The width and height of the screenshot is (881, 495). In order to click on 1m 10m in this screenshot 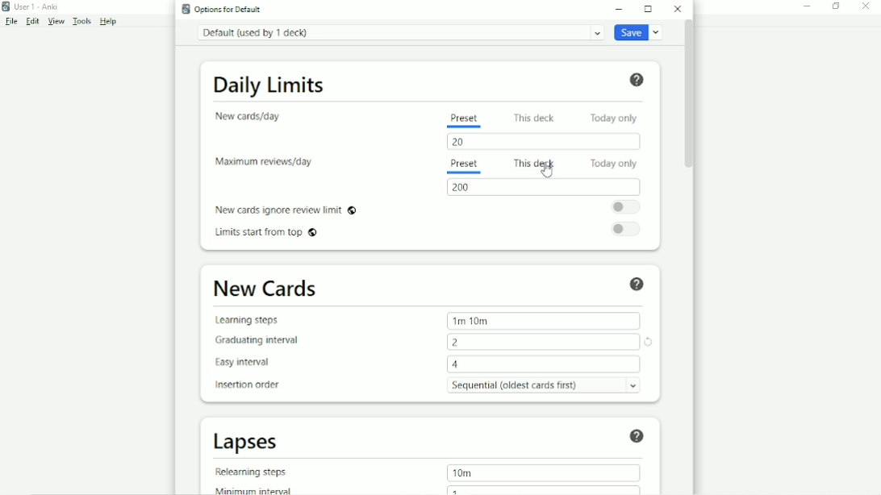, I will do `click(471, 320)`.